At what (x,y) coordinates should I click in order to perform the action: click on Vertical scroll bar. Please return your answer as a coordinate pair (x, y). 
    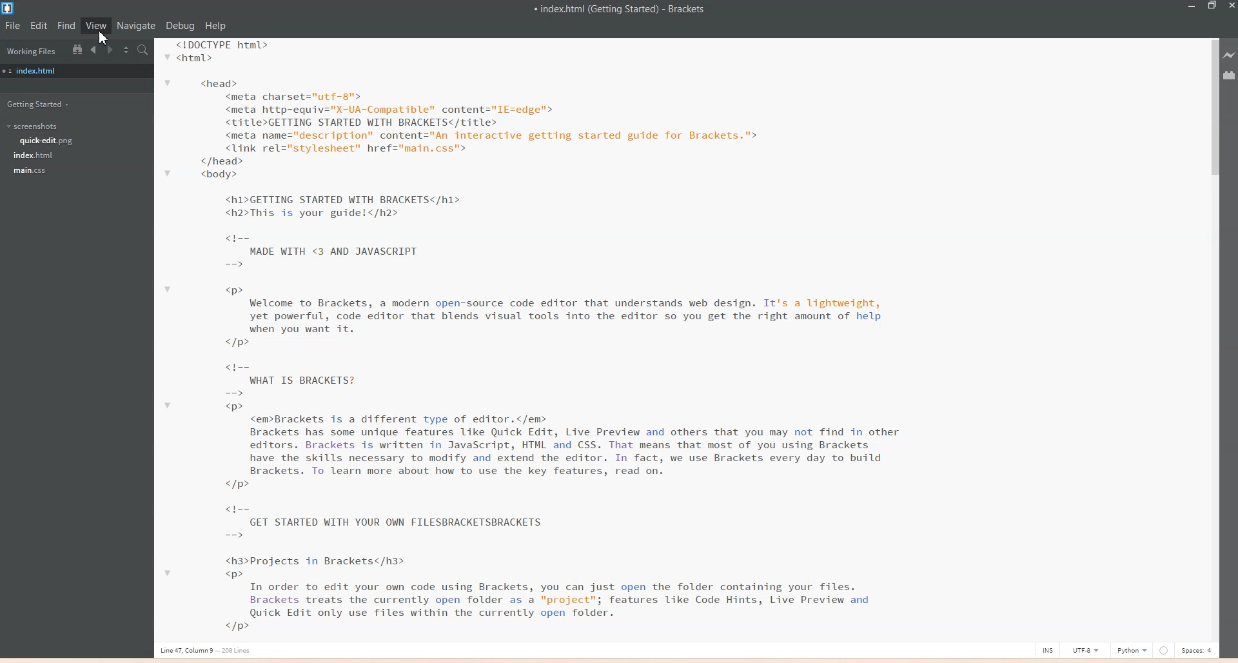
    Looking at the image, I should click on (1212, 339).